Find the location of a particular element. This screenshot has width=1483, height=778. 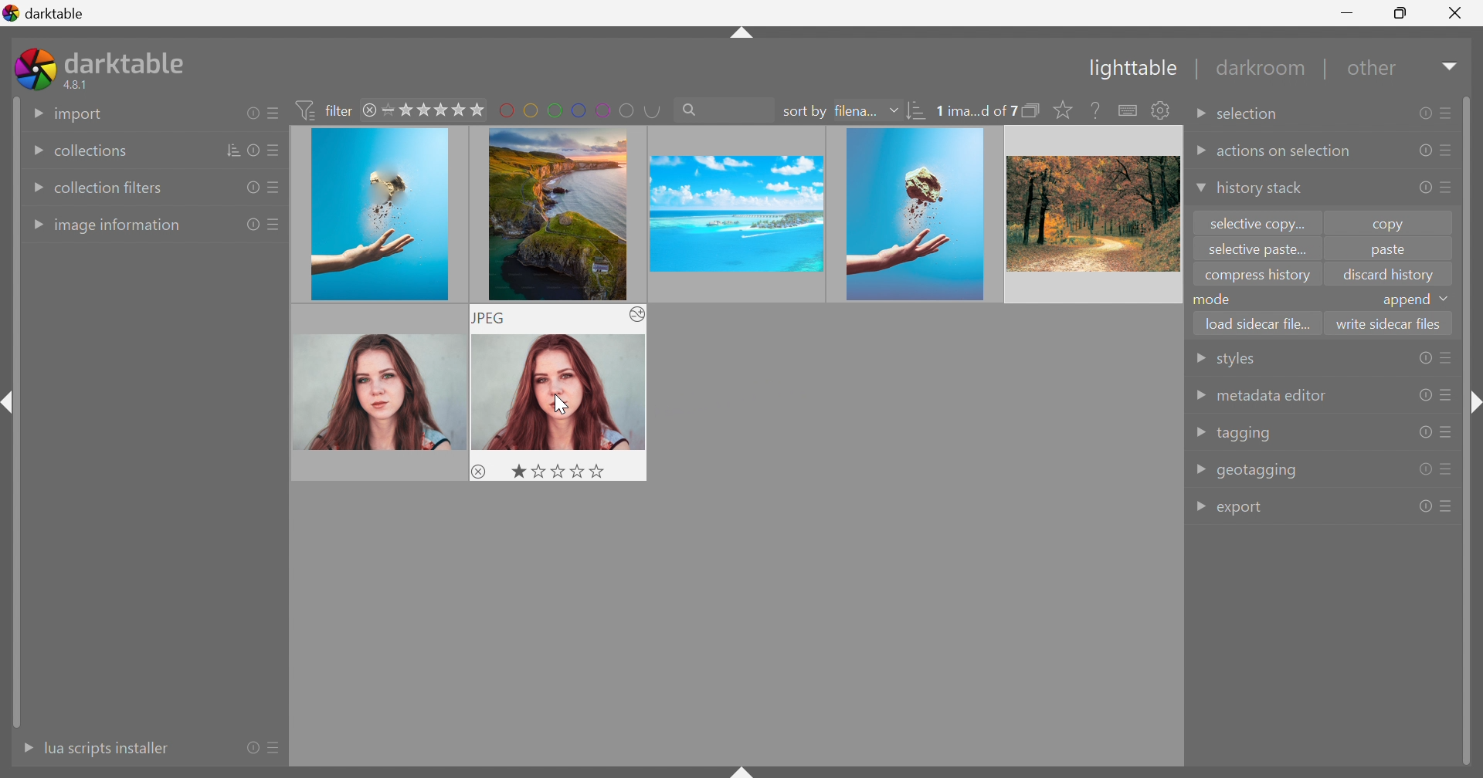

JPEG is located at coordinates (490, 318).